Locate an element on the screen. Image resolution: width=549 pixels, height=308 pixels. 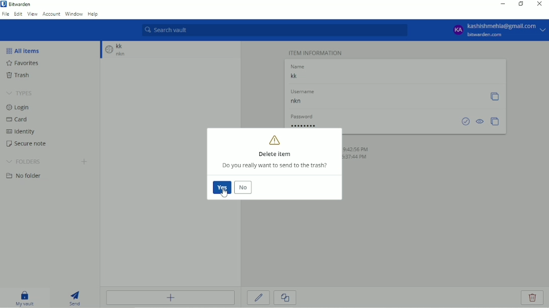
Help is located at coordinates (93, 15).